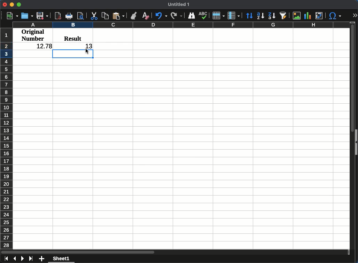 This screenshot has width=358, height=263. Describe the element at coordinates (134, 15) in the screenshot. I see `clone formatting` at that location.